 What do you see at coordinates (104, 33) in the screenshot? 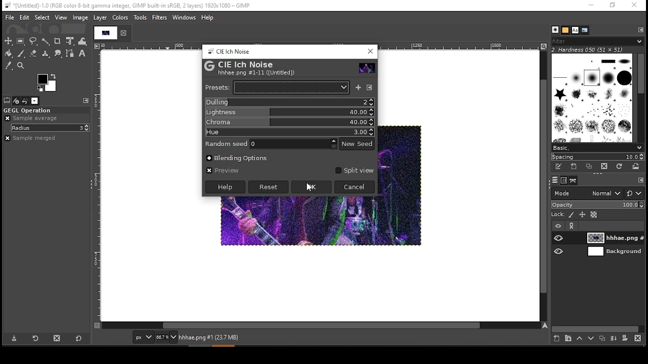
I see `tab` at bounding box center [104, 33].